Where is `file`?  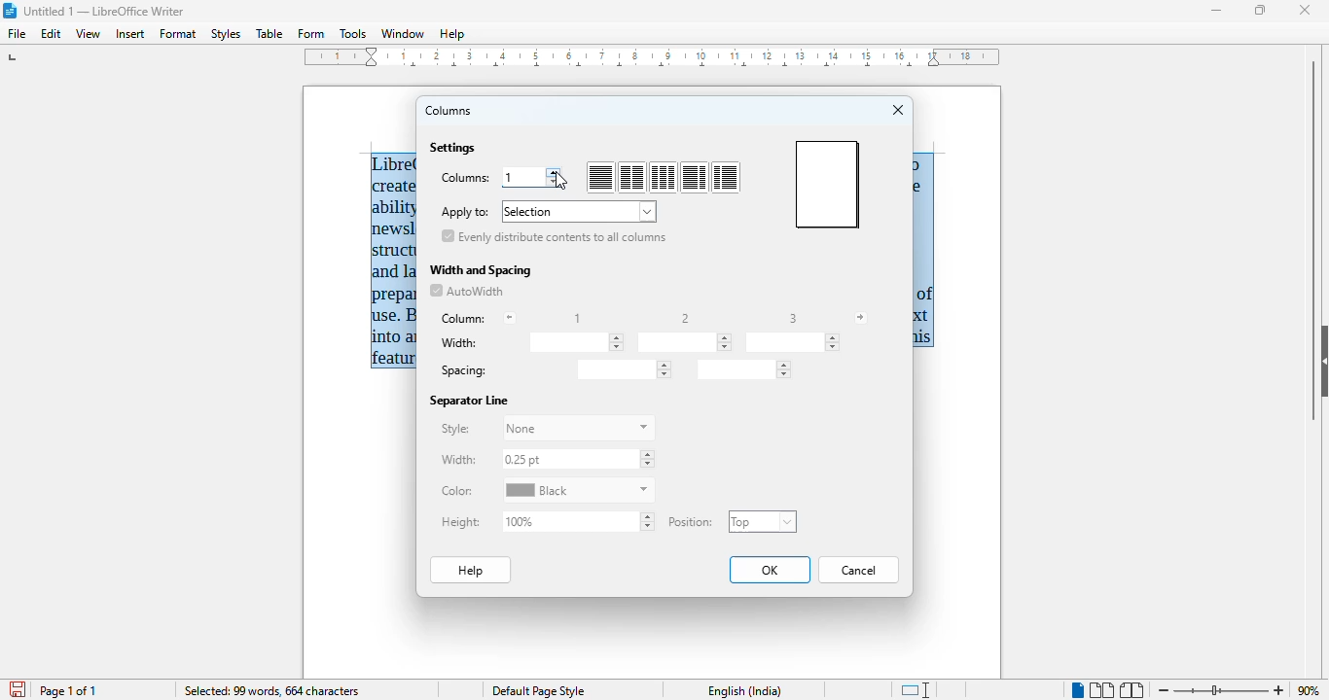 file is located at coordinates (18, 34).